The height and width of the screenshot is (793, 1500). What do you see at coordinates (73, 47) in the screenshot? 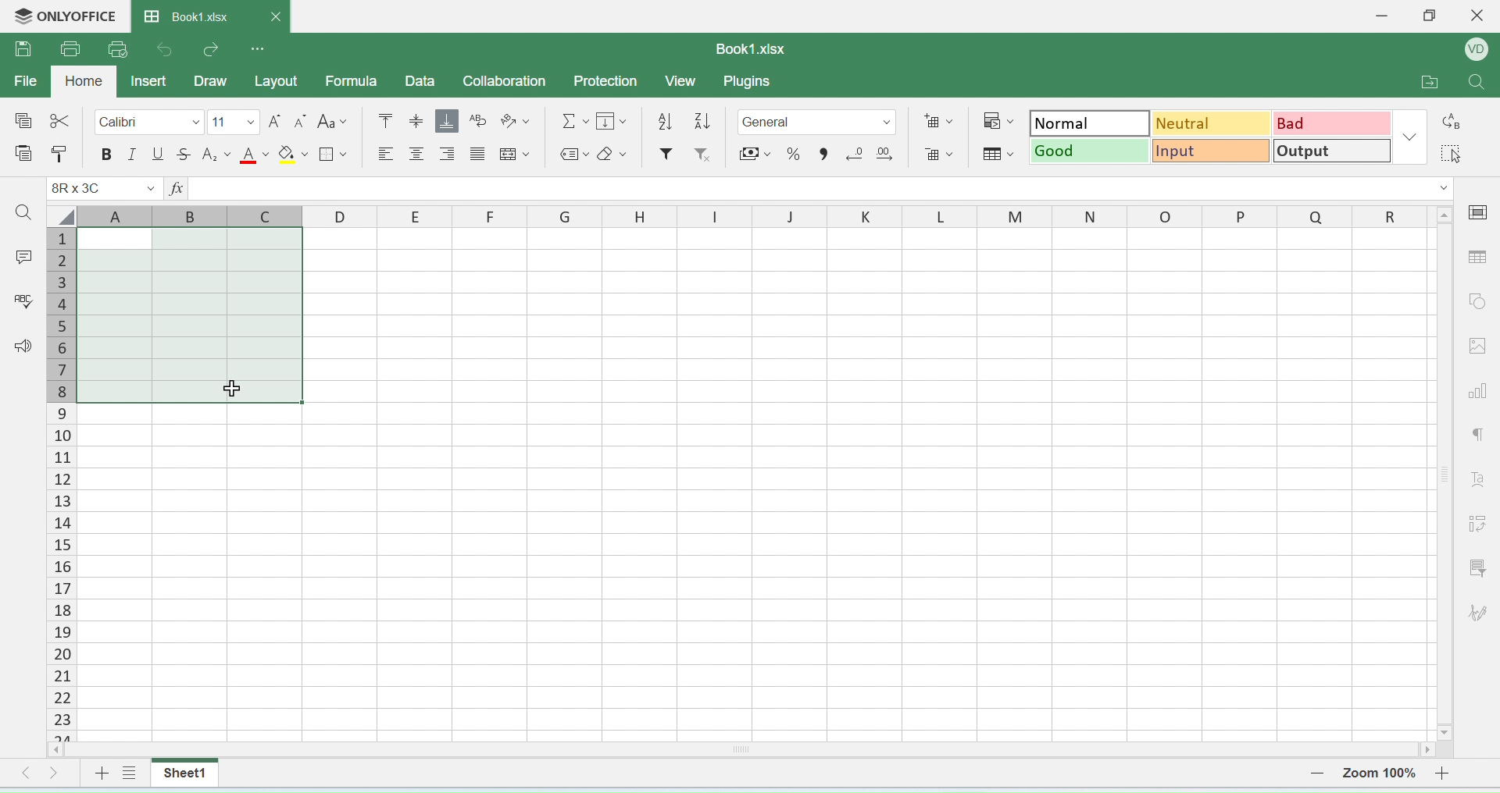
I see `print` at bounding box center [73, 47].